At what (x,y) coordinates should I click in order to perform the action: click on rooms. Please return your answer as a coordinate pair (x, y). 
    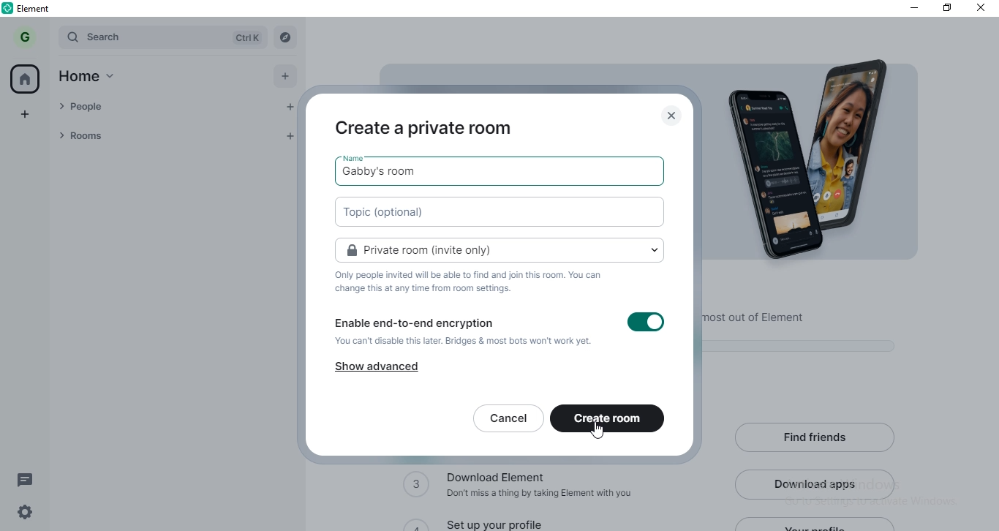
    Looking at the image, I should click on (161, 135).